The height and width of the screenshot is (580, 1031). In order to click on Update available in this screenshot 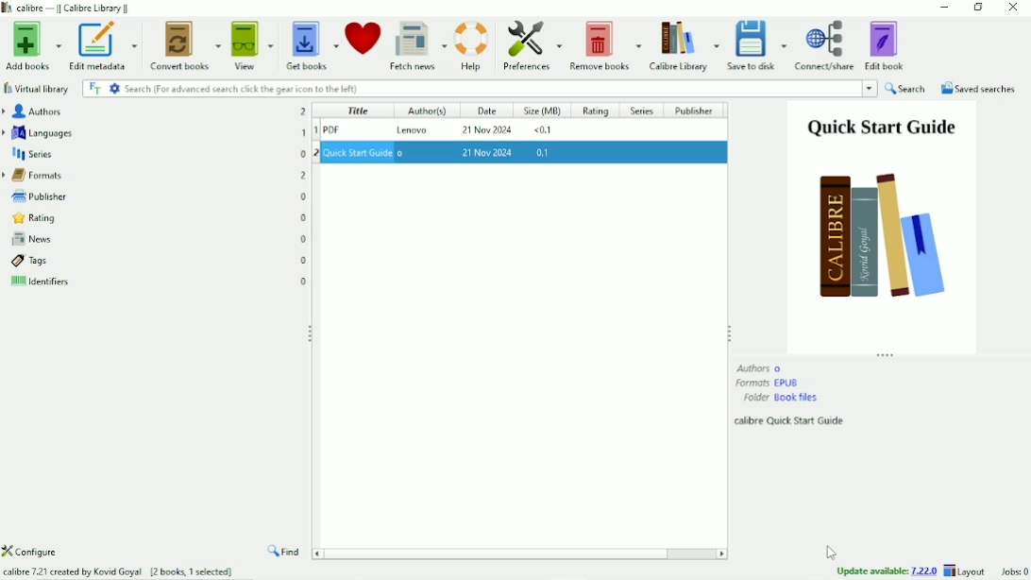, I will do `click(887, 571)`.